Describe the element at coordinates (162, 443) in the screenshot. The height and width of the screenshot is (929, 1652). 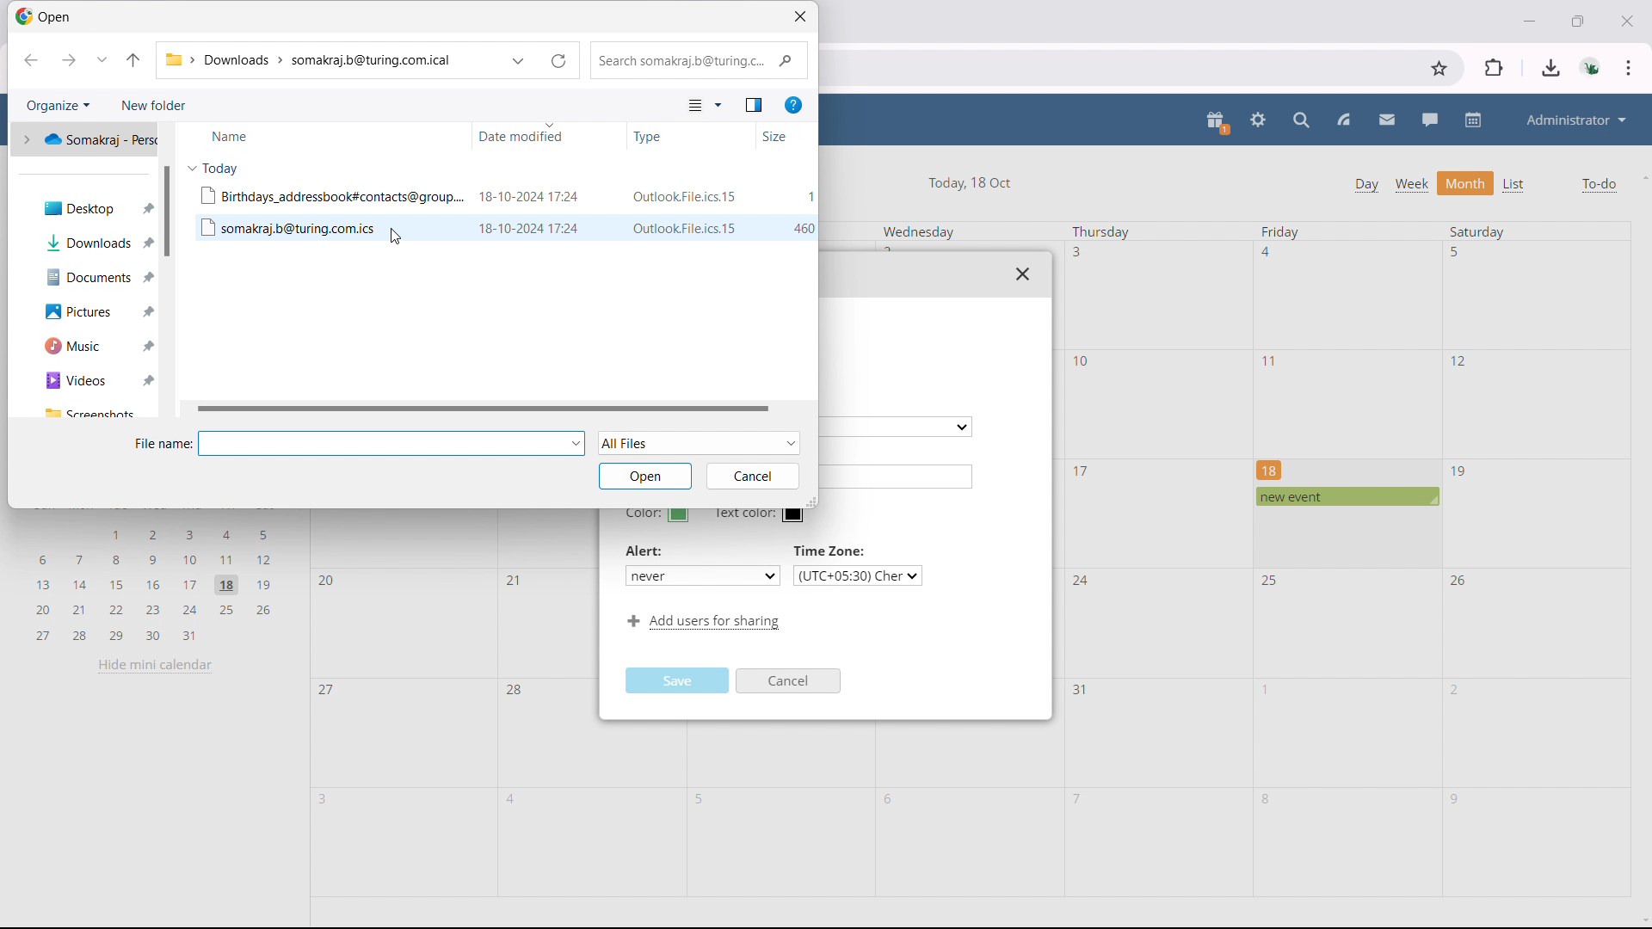
I see `File name:` at that location.